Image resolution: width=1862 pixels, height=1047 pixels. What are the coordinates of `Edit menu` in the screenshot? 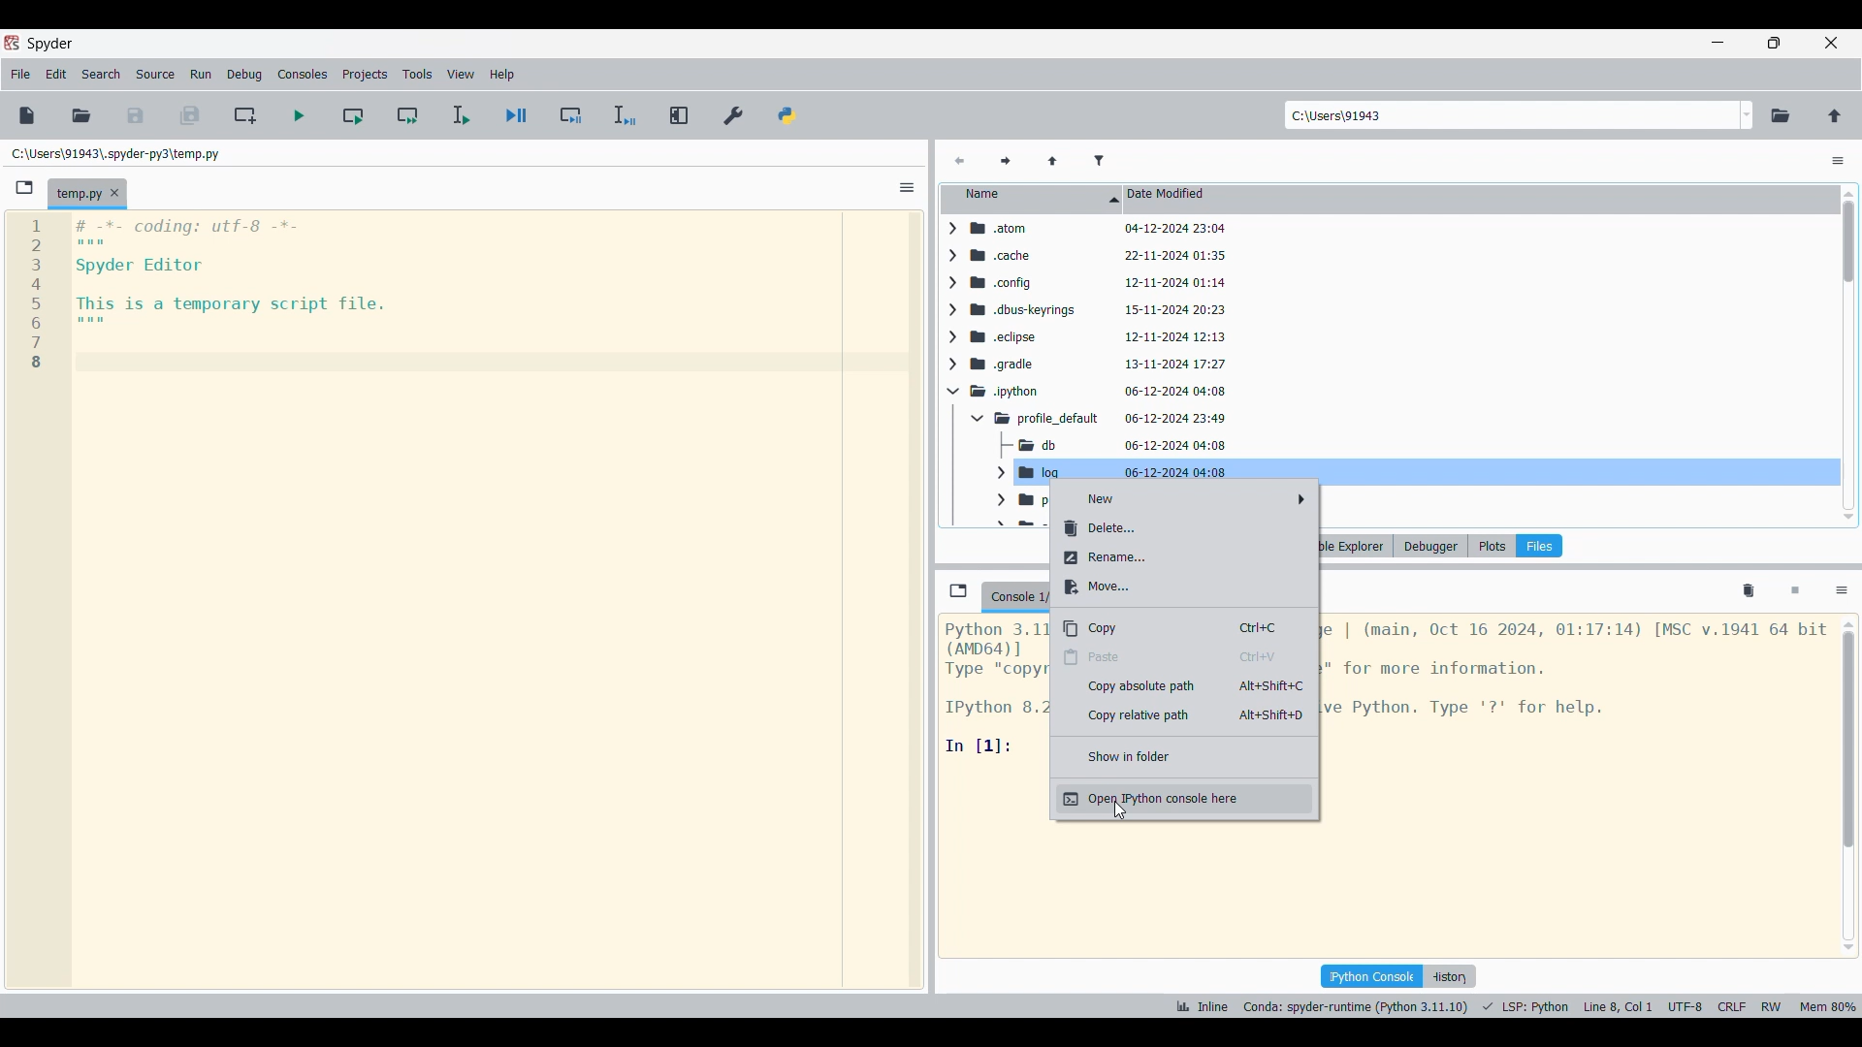 It's located at (56, 75).